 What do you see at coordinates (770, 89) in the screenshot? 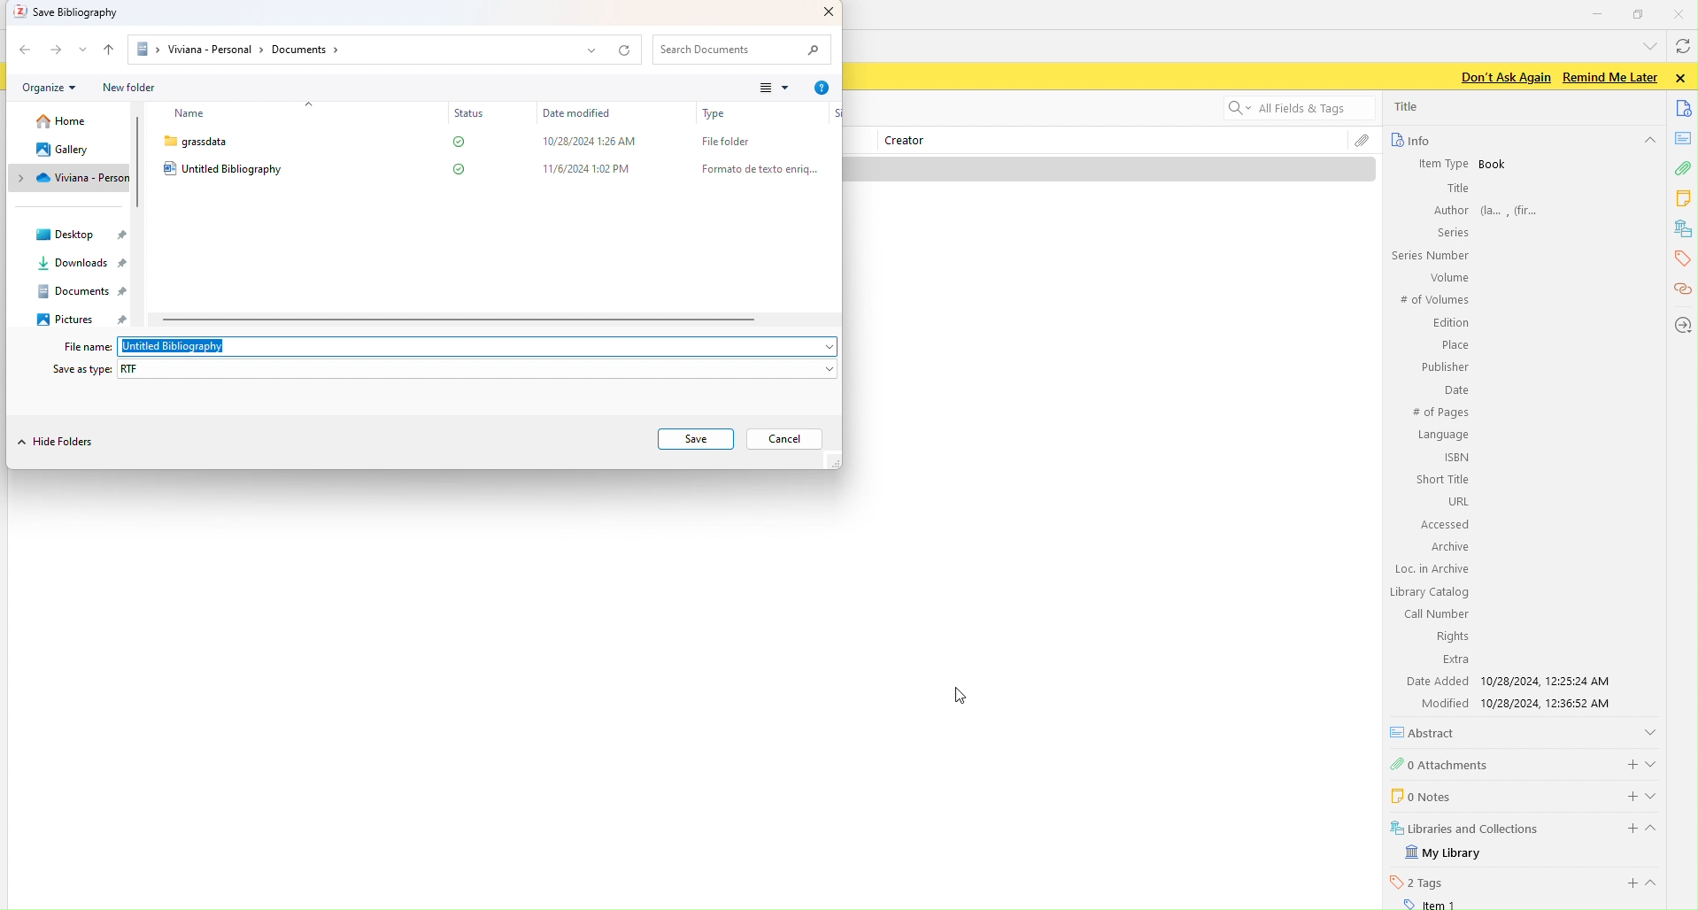
I see `View` at bounding box center [770, 89].